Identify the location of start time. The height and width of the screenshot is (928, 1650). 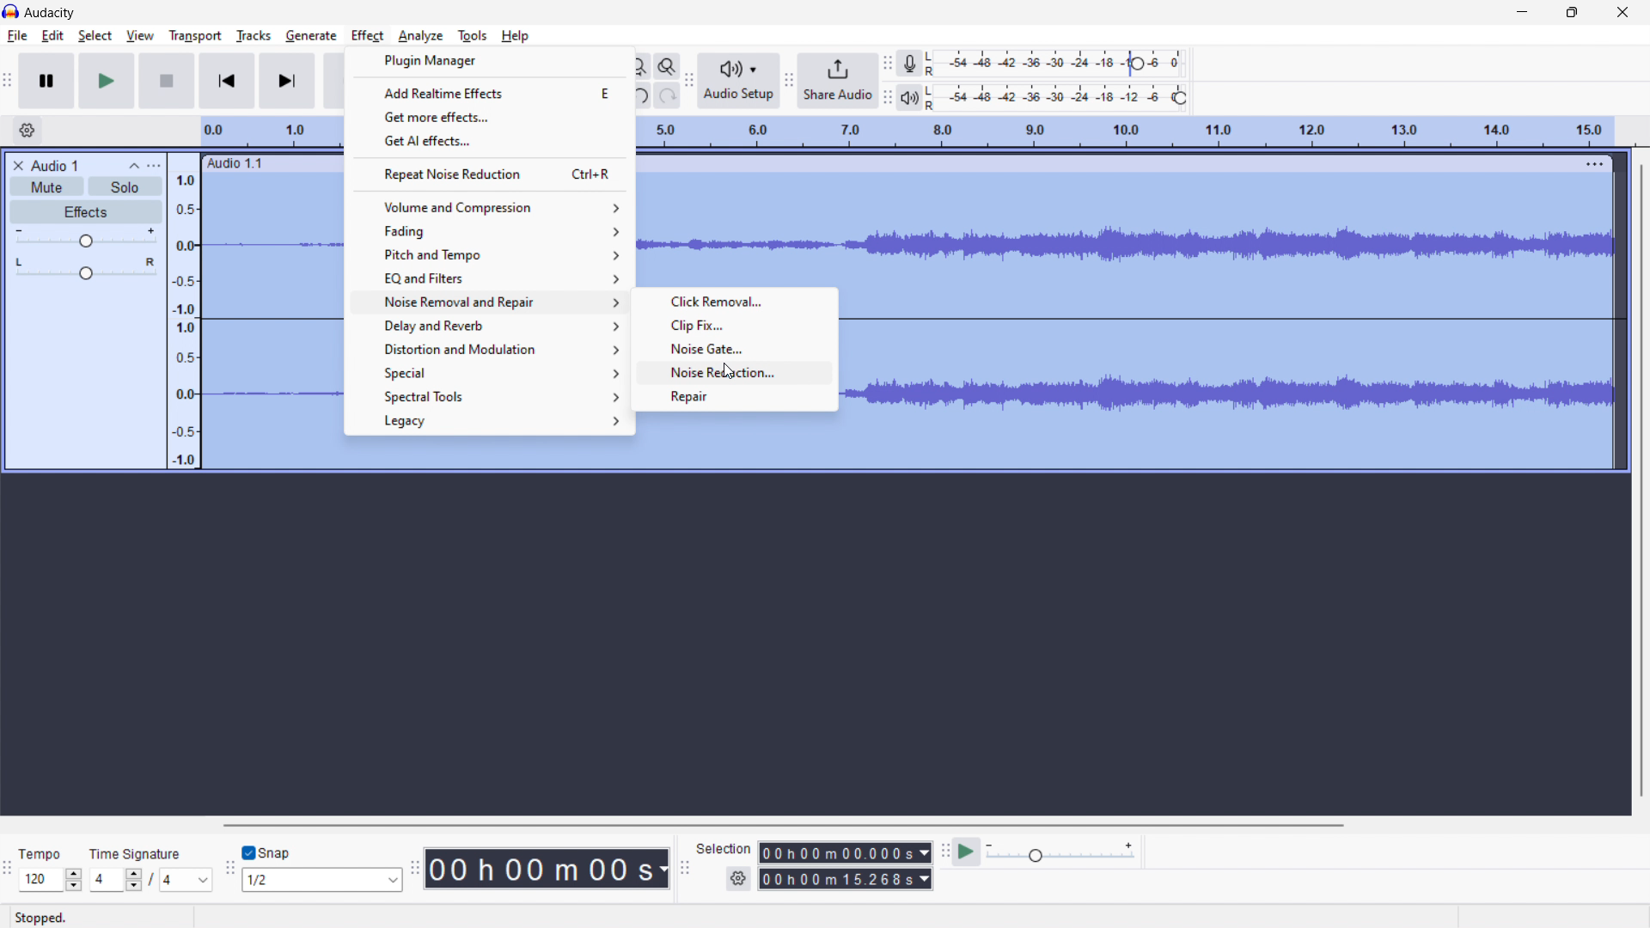
(846, 852).